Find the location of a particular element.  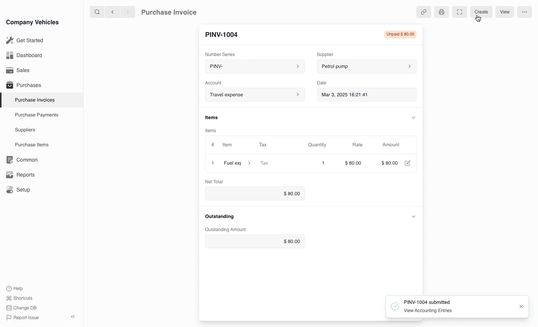

items is located at coordinates (212, 130).